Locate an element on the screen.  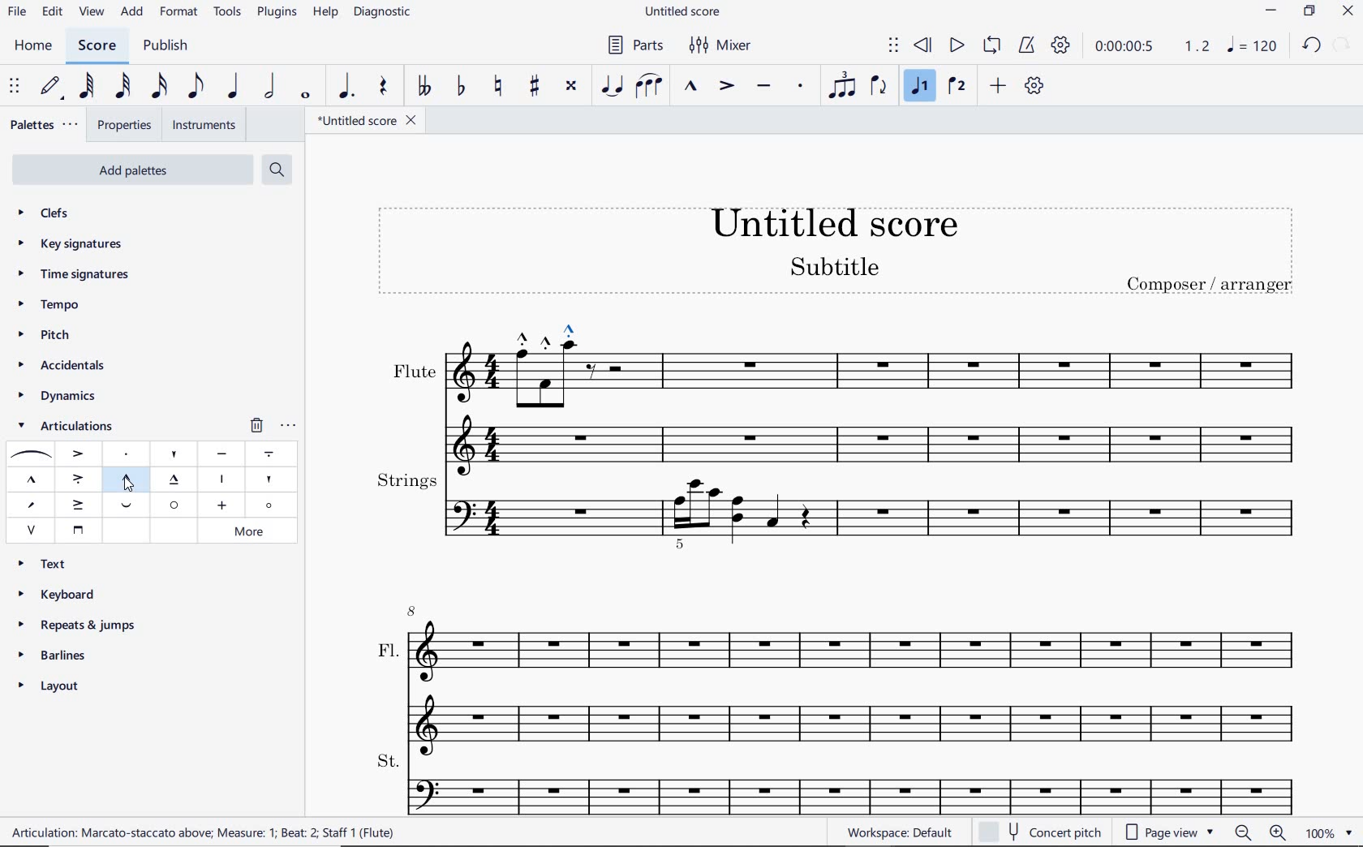
FLIP DIRECTION is located at coordinates (878, 87).